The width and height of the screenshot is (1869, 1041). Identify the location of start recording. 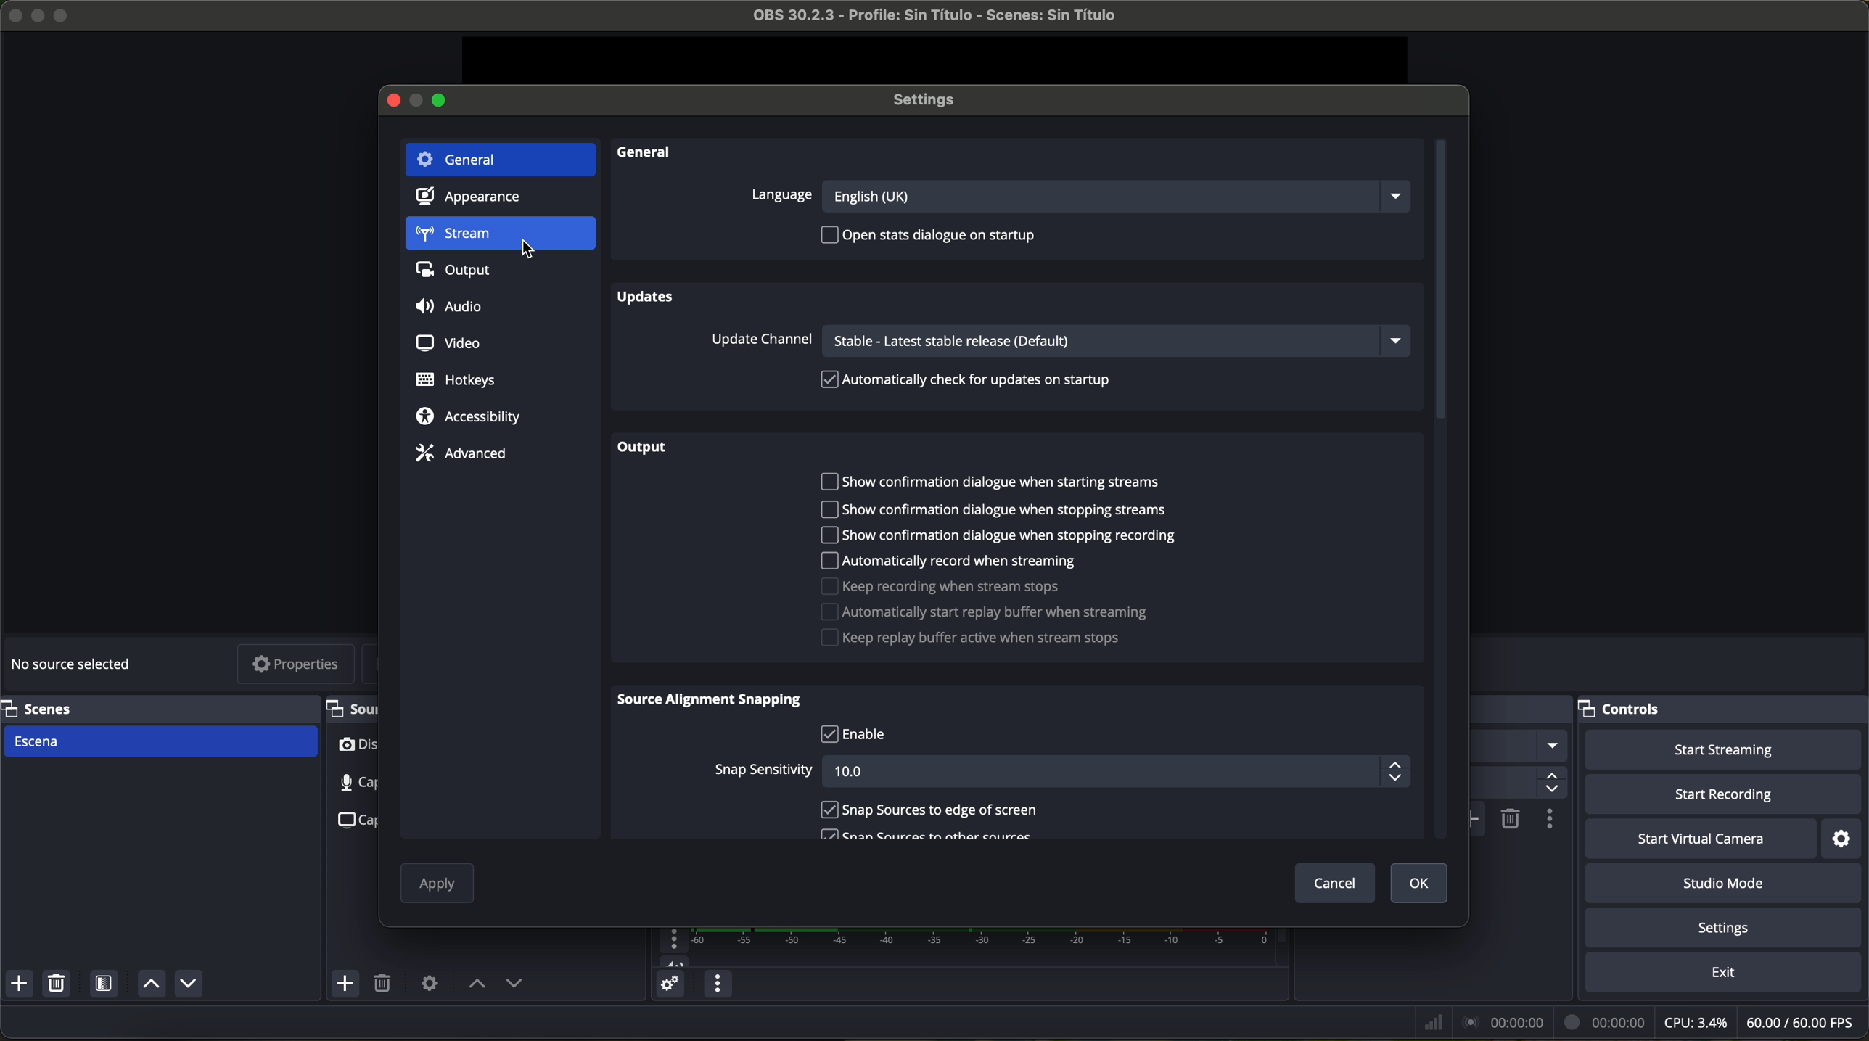
(1725, 796).